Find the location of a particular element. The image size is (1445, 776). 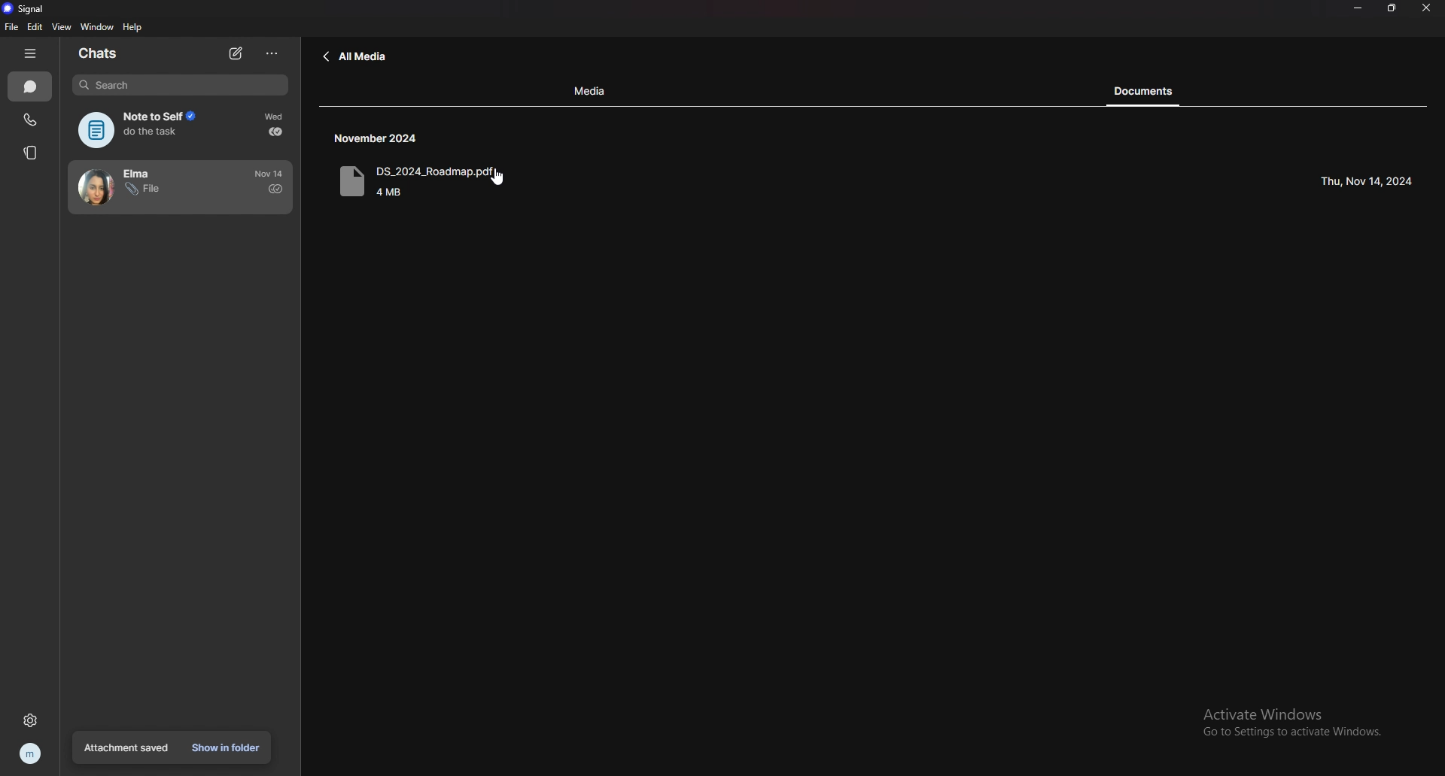

resize is located at coordinates (1393, 8).